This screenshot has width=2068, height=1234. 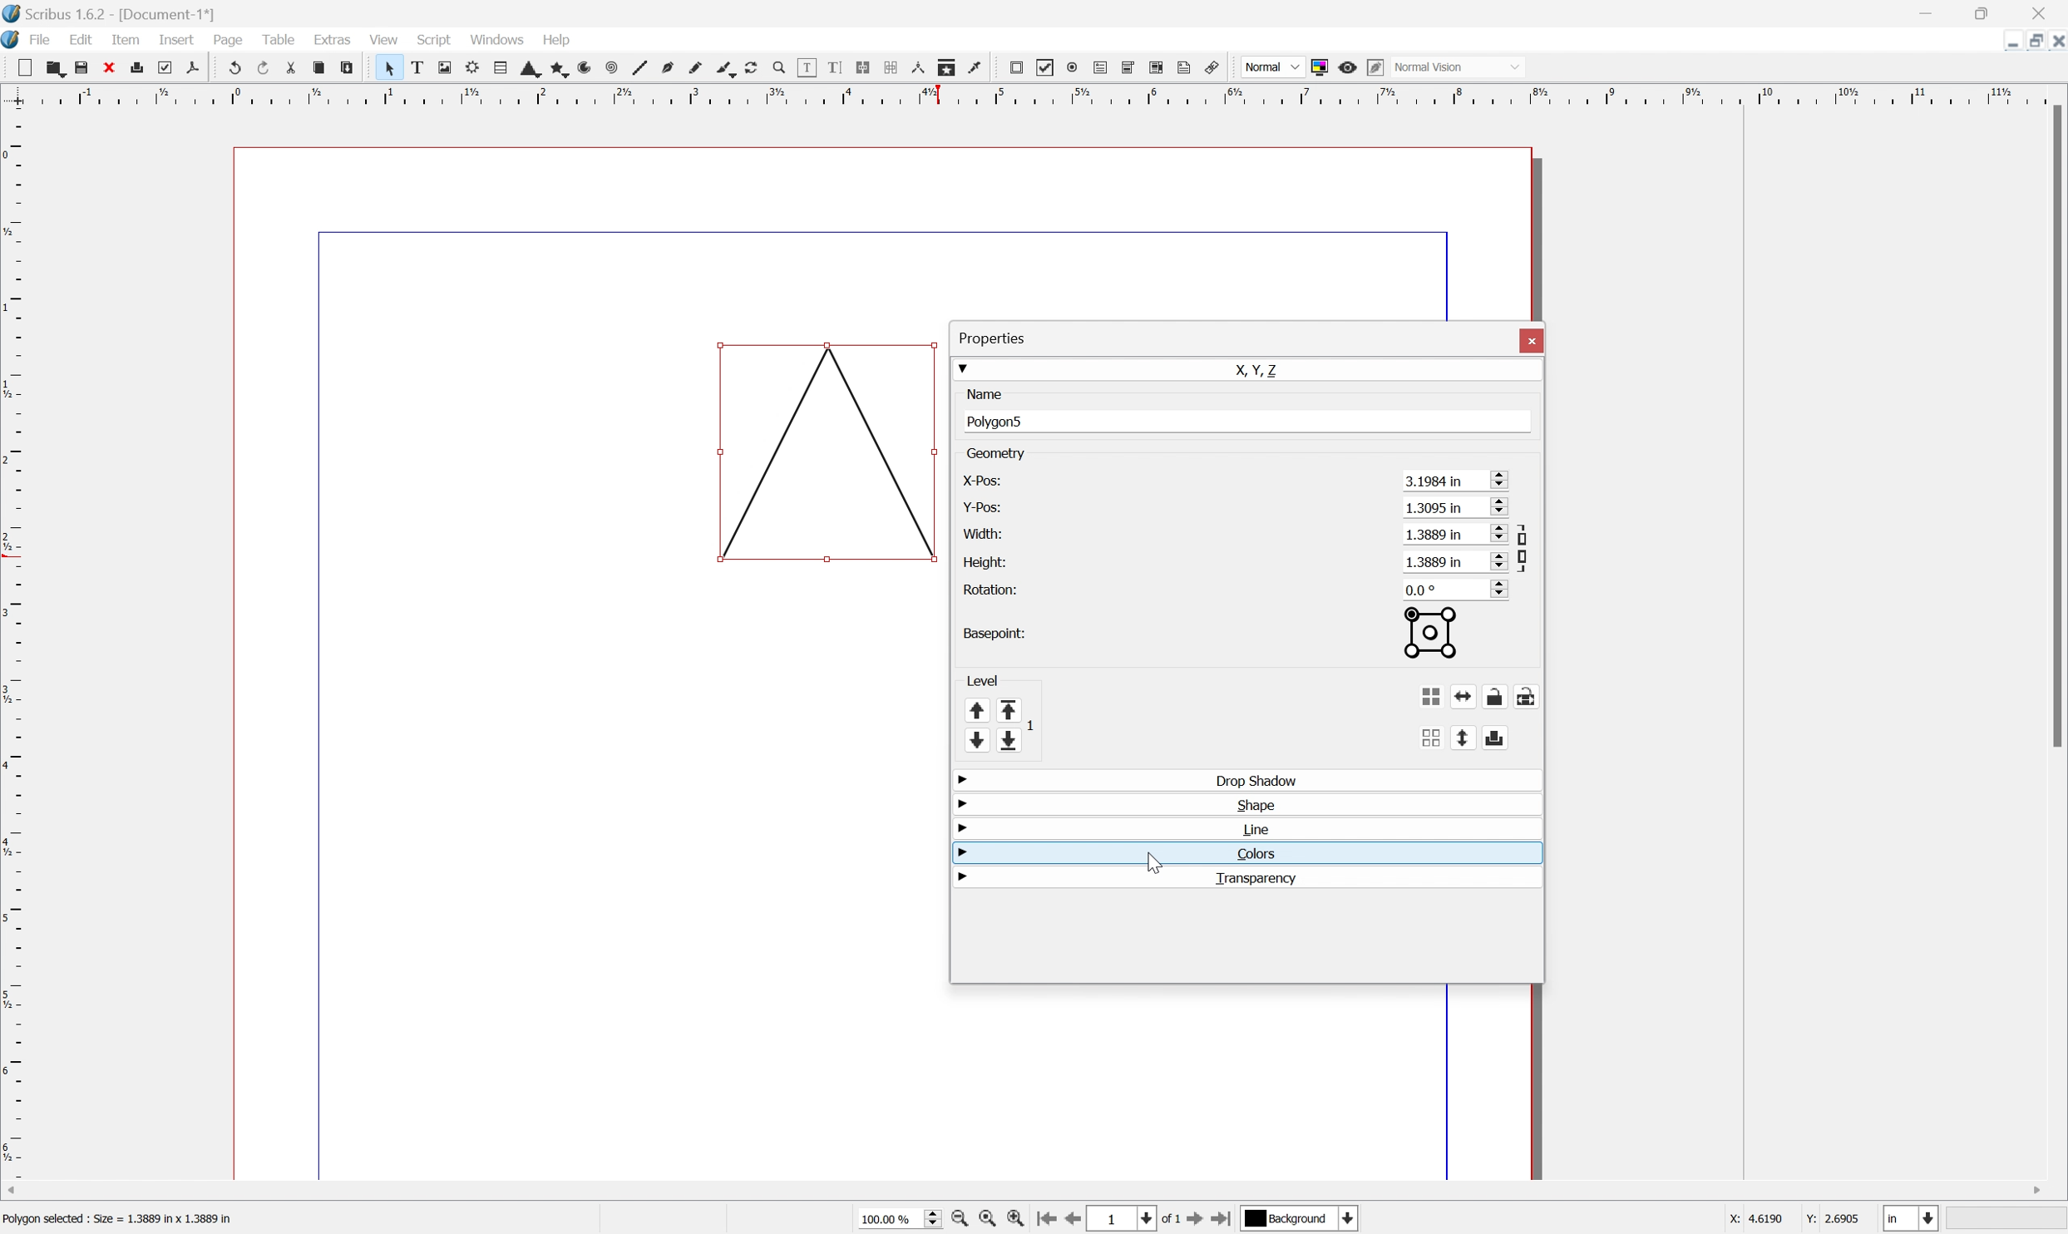 I want to click on Select current page, so click(x=1142, y=1218).